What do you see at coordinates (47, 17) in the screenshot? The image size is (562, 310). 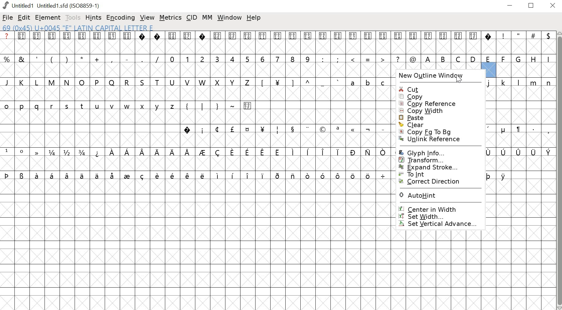 I see `element` at bounding box center [47, 17].